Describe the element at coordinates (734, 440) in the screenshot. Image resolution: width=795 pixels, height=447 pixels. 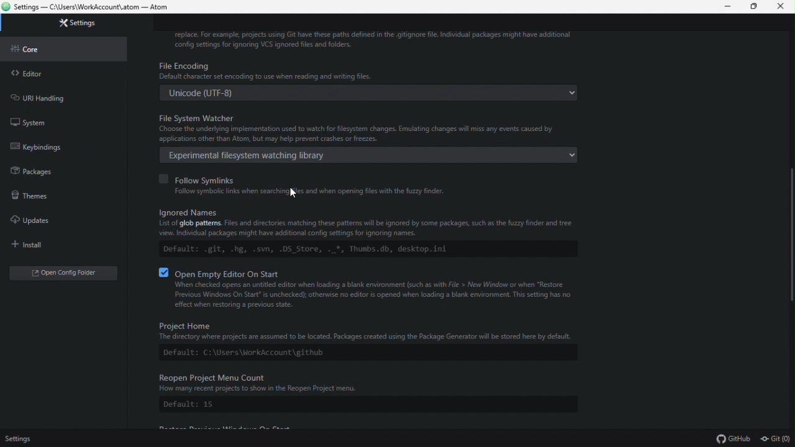
I see `github` at that location.